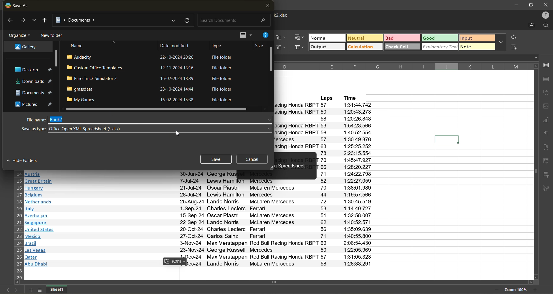 This screenshot has width=553, height=294. I want to click on close, so click(268, 6).